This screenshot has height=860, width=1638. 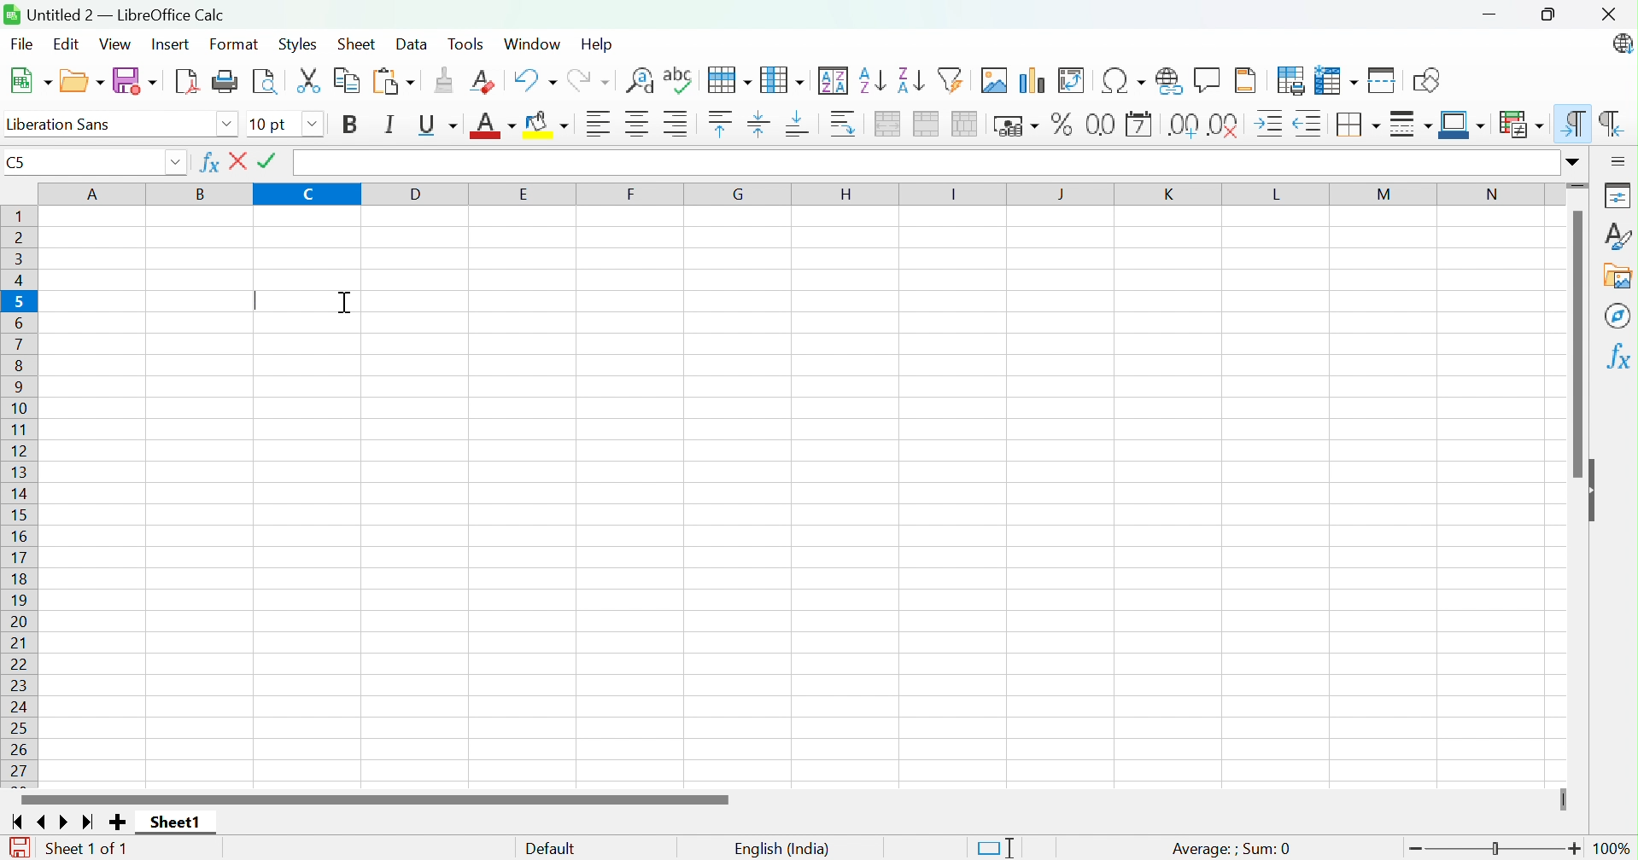 I want to click on Function wizard, so click(x=208, y=163).